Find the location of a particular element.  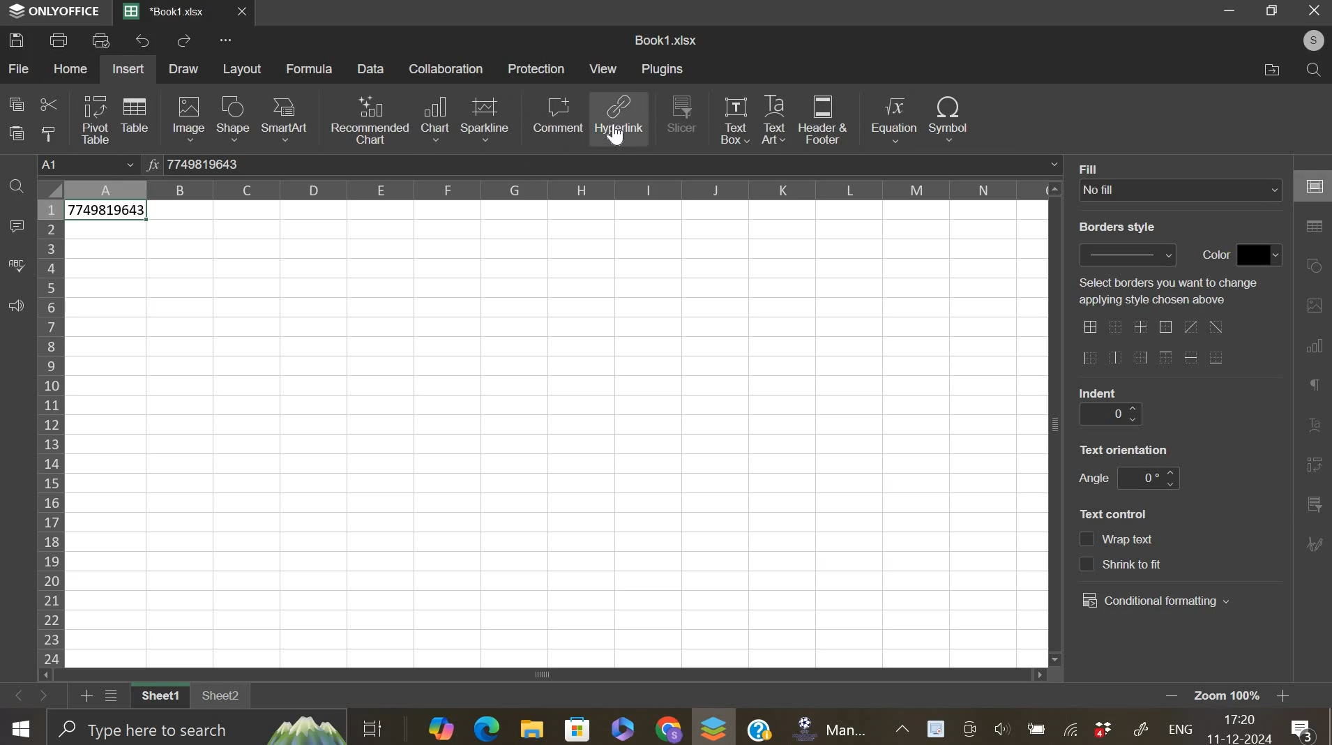

data is located at coordinates (372, 68).